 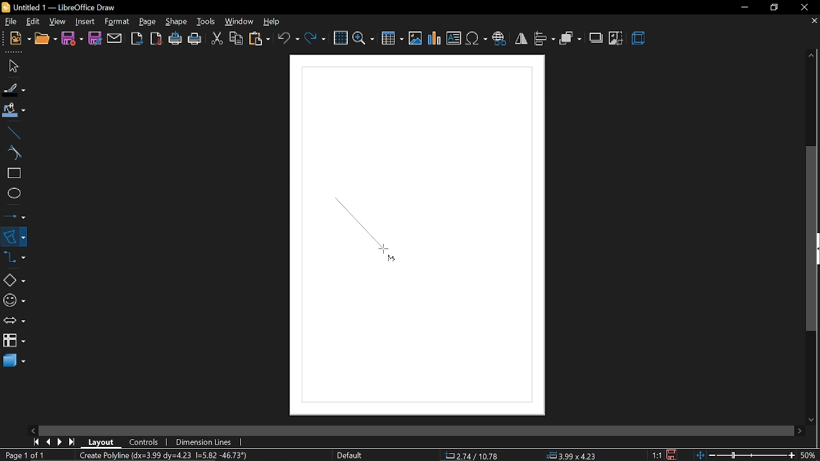 I want to click on attach, so click(x=114, y=38).